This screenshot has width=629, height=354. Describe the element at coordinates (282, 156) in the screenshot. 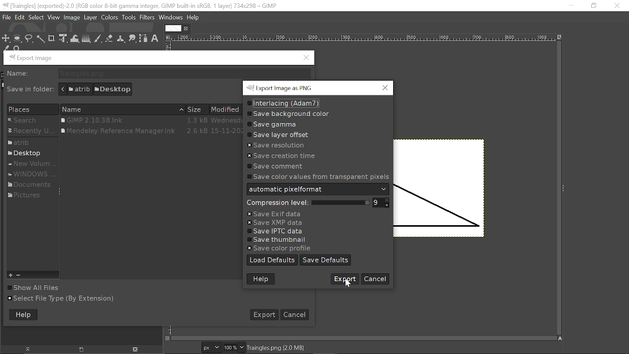

I see `Save creation time` at that location.